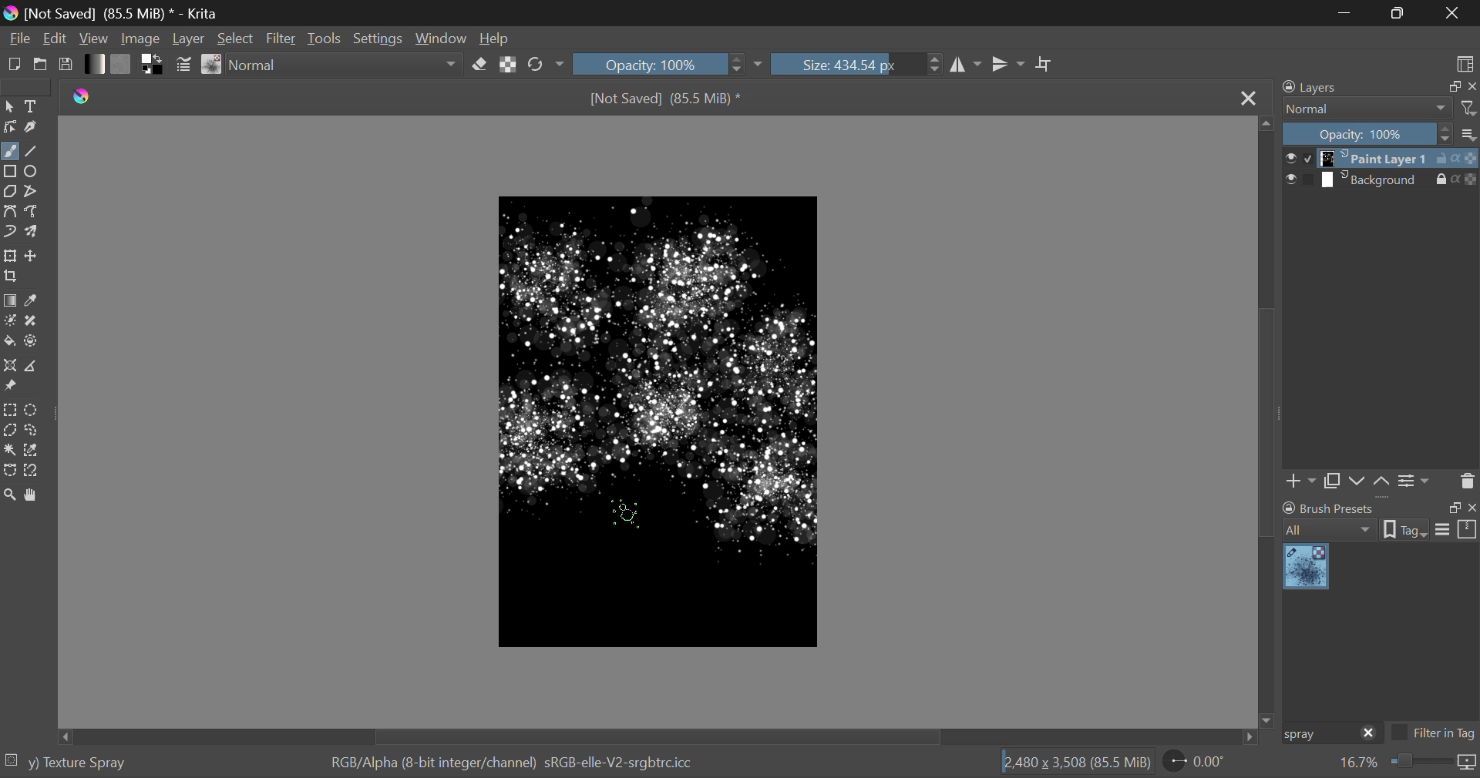 The height and width of the screenshot is (778, 1480). What do you see at coordinates (12, 277) in the screenshot?
I see `Crop Layer` at bounding box center [12, 277].